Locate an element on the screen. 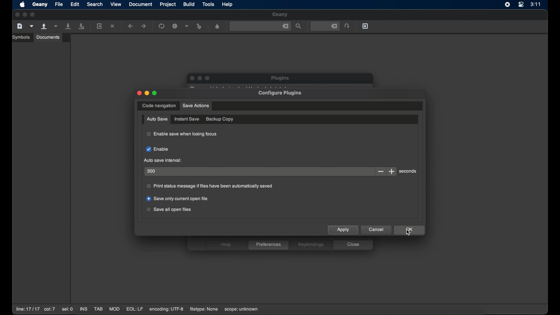 Image resolution: width=560 pixels, height=315 pixels. keybindings is located at coordinates (311, 245).